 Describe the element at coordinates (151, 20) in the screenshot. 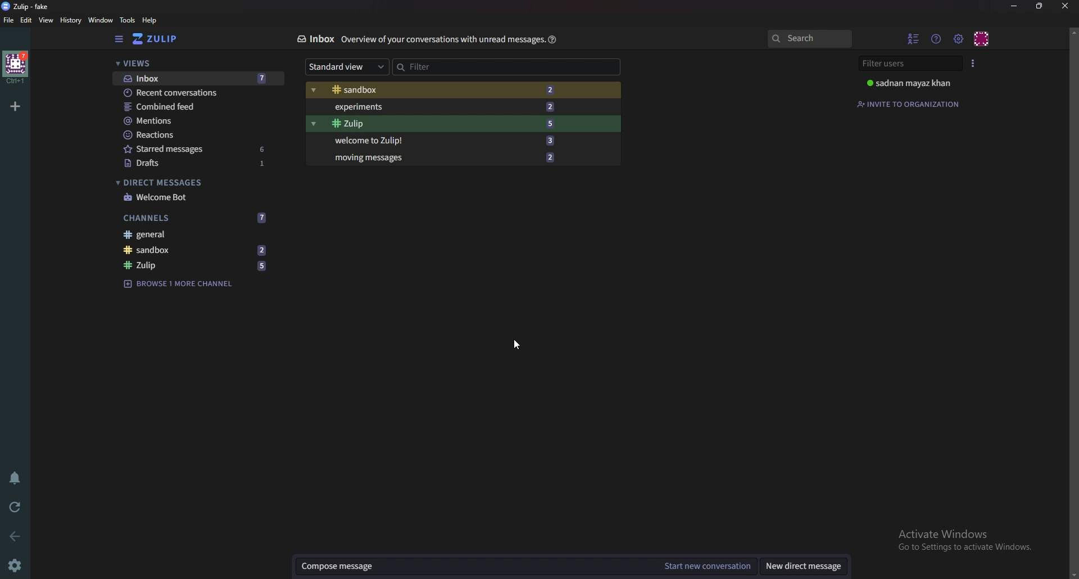

I see `Help` at that location.